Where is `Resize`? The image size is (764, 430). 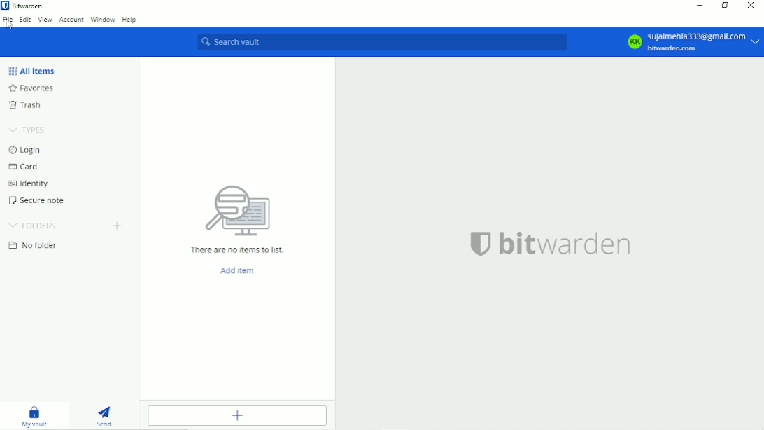 Resize is located at coordinates (726, 6).